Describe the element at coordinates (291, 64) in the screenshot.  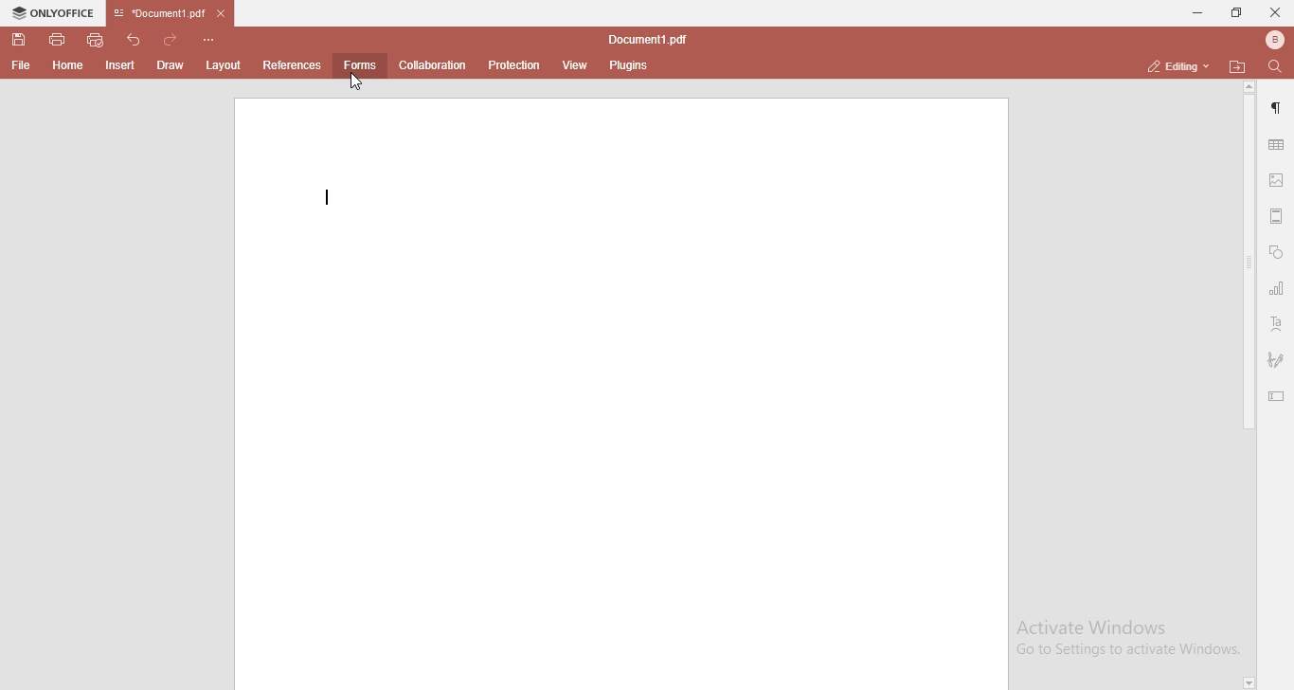
I see `references` at that location.